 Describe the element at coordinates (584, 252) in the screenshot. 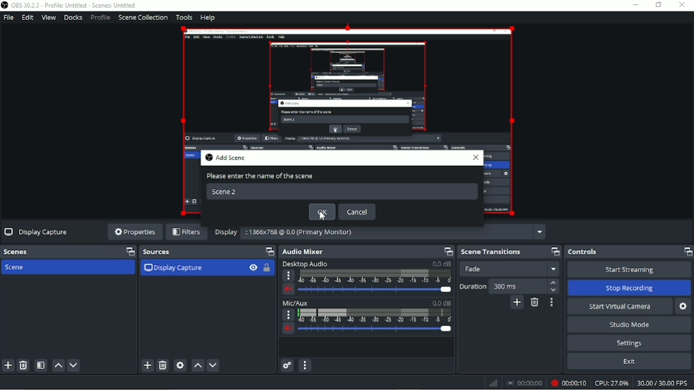

I see `Controls` at that location.